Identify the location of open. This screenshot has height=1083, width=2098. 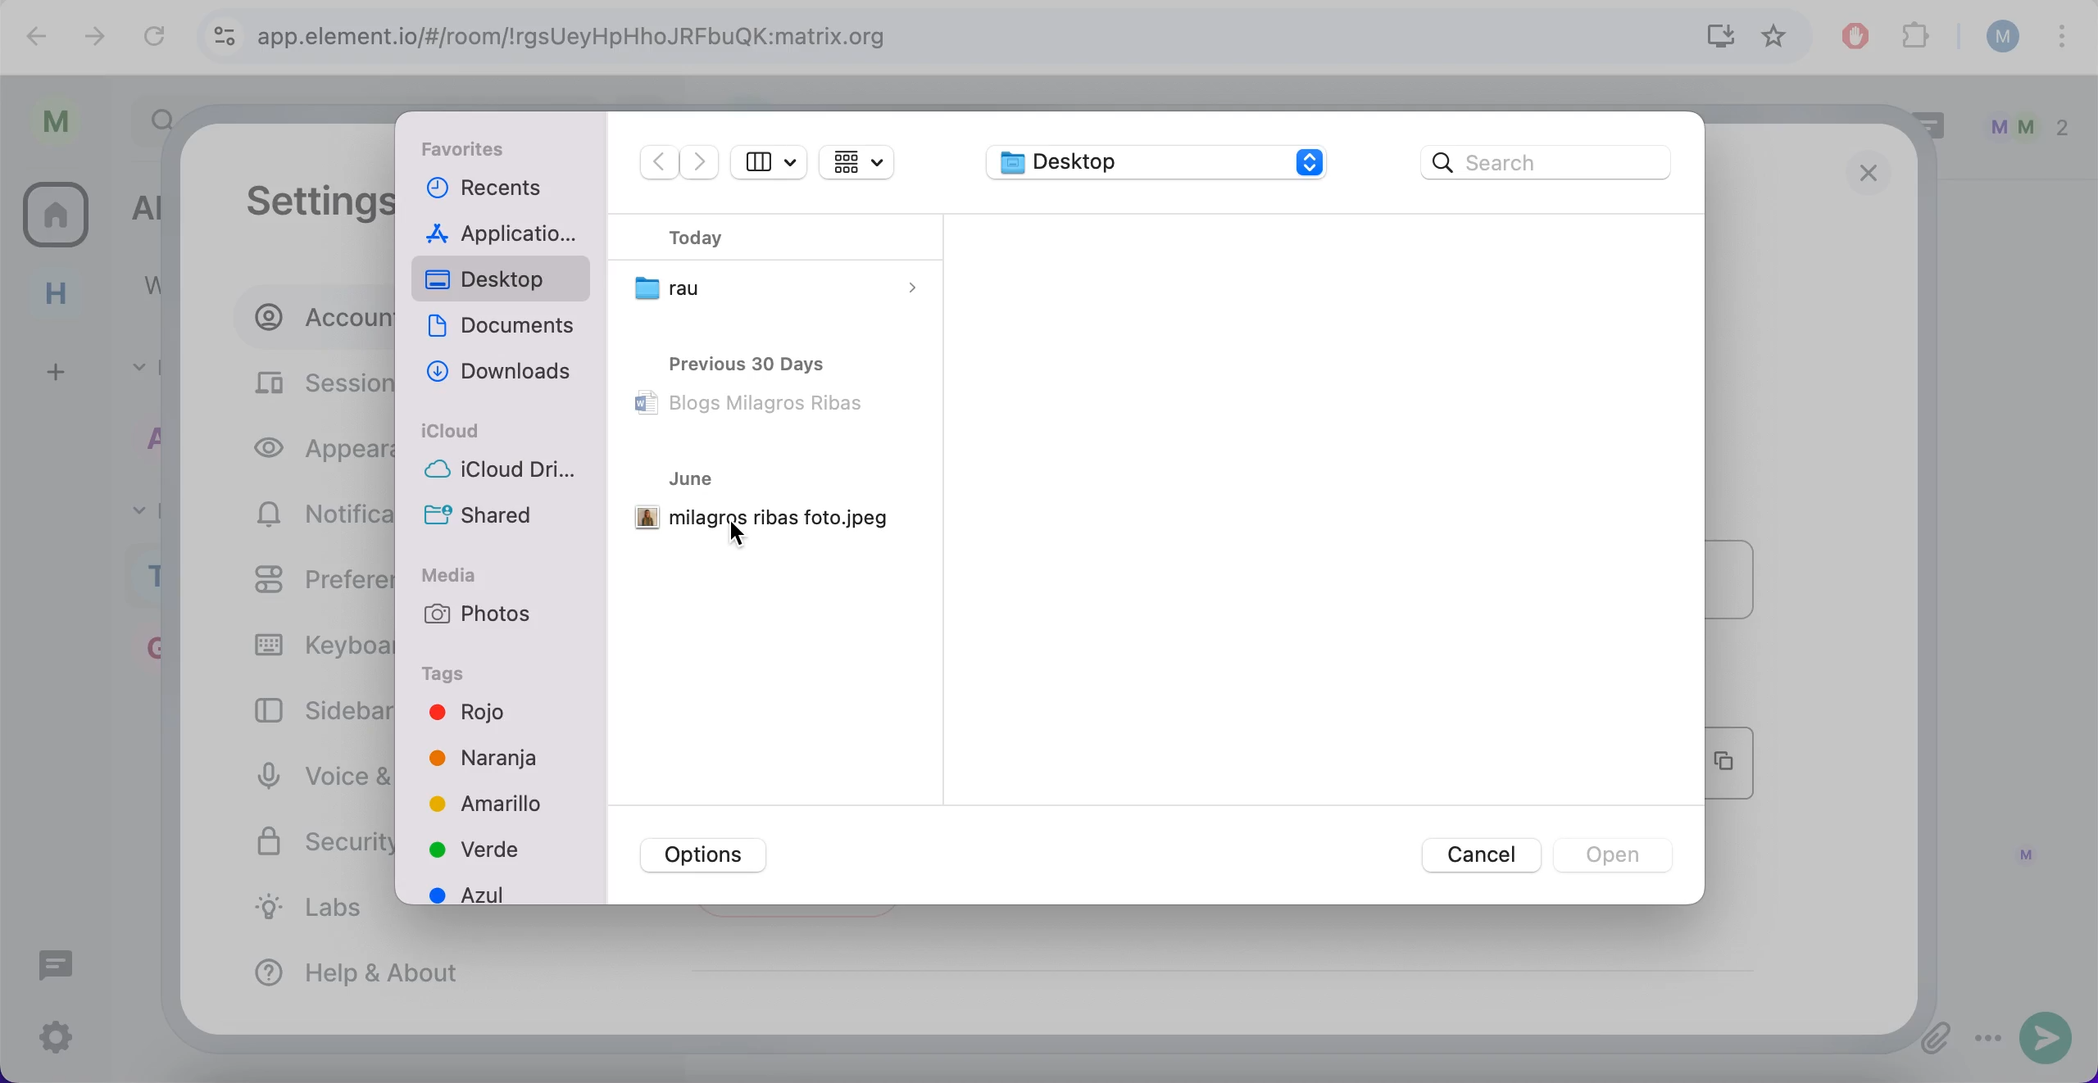
(1615, 854).